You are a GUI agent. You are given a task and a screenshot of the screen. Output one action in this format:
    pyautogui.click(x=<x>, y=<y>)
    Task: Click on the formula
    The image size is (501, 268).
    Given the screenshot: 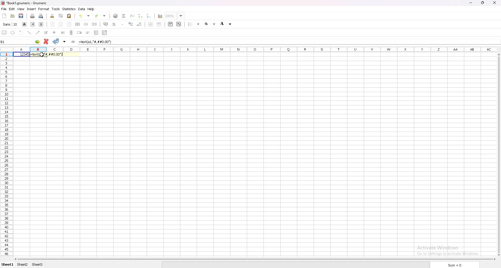 What is the action you would take?
    pyautogui.click(x=73, y=41)
    